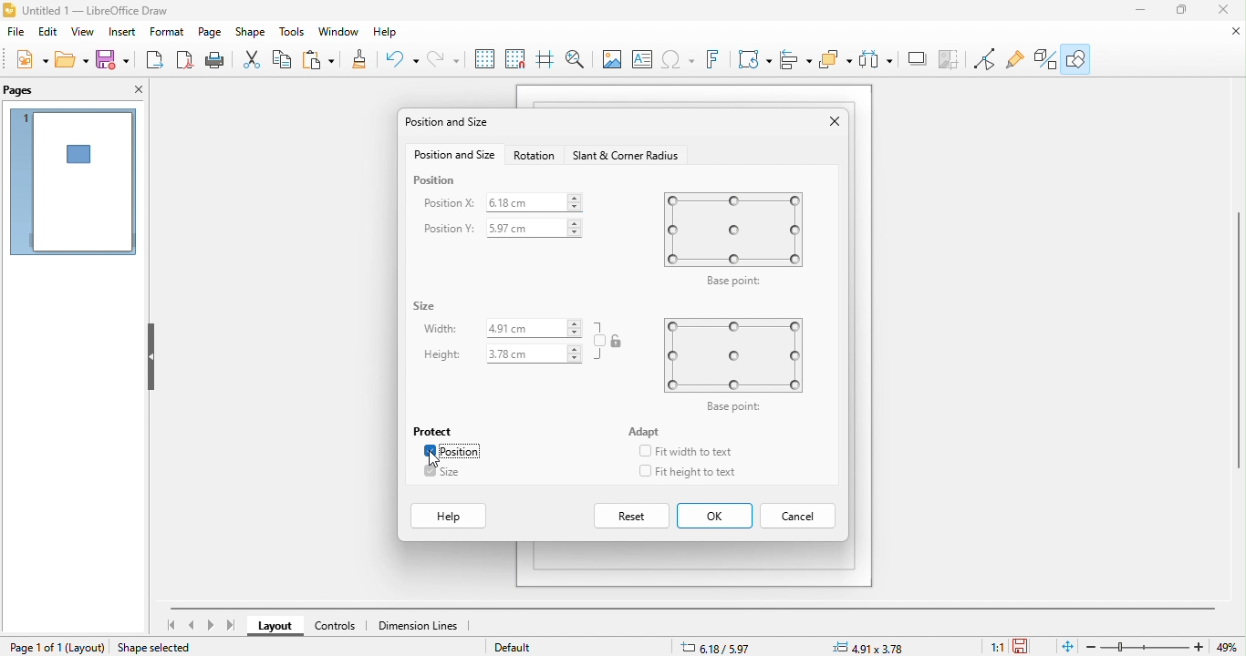 This screenshot has width=1246, height=656. Describe the element at coordinates (73, 181) in the screenshot. I see `page 1` at that location.